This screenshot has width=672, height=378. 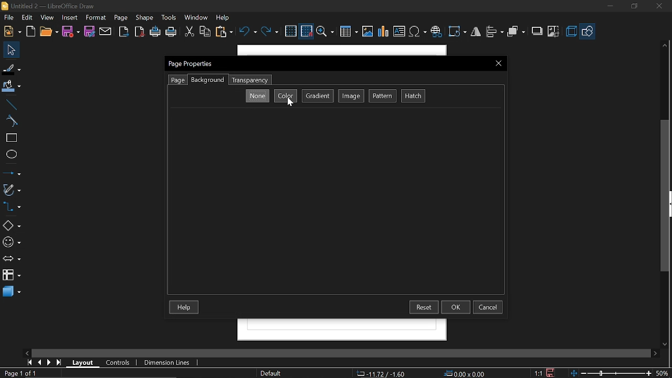 What do you see at coordinates (155, 33) in the screenshot?
I see `Print directly` at bounding box center [155, 33].